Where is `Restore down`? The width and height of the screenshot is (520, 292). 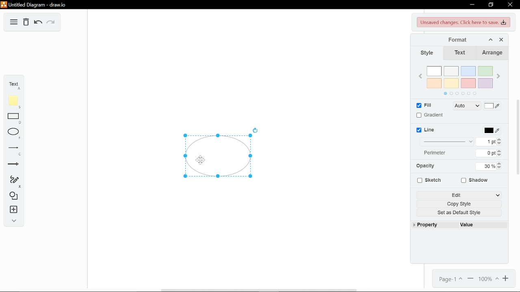
Restore down is located at coordinates (492, 5).